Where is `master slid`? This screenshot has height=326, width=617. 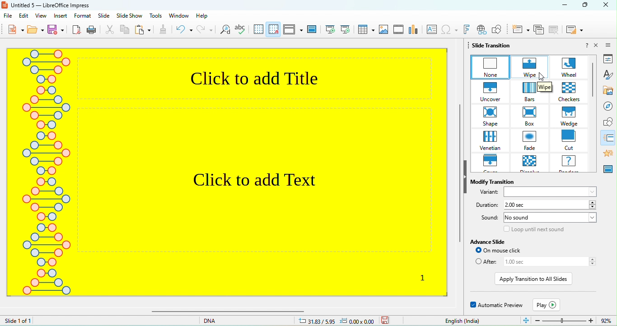
master slid is located at coordinates (313, 31).